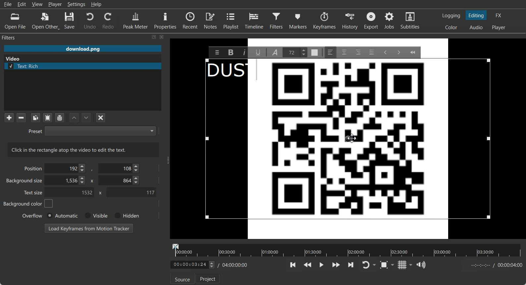  What do you see at coordinates (348, 149) in the screenshot?
I see `qr` at bounding box center [348, 149].